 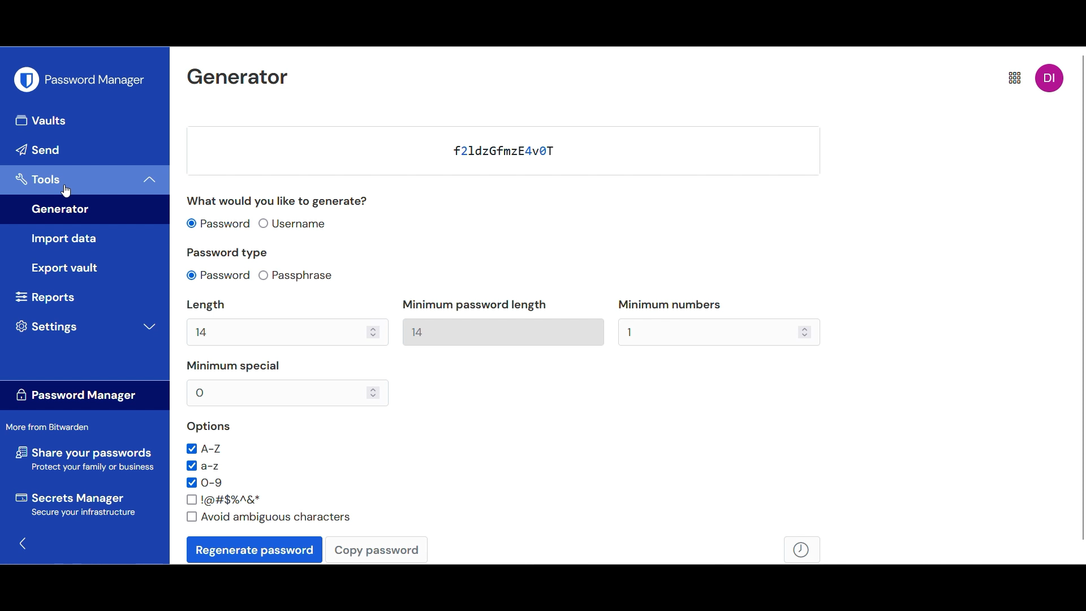 I want to click on Increase/Decrease min. special characters, so click(x=373, y=393).